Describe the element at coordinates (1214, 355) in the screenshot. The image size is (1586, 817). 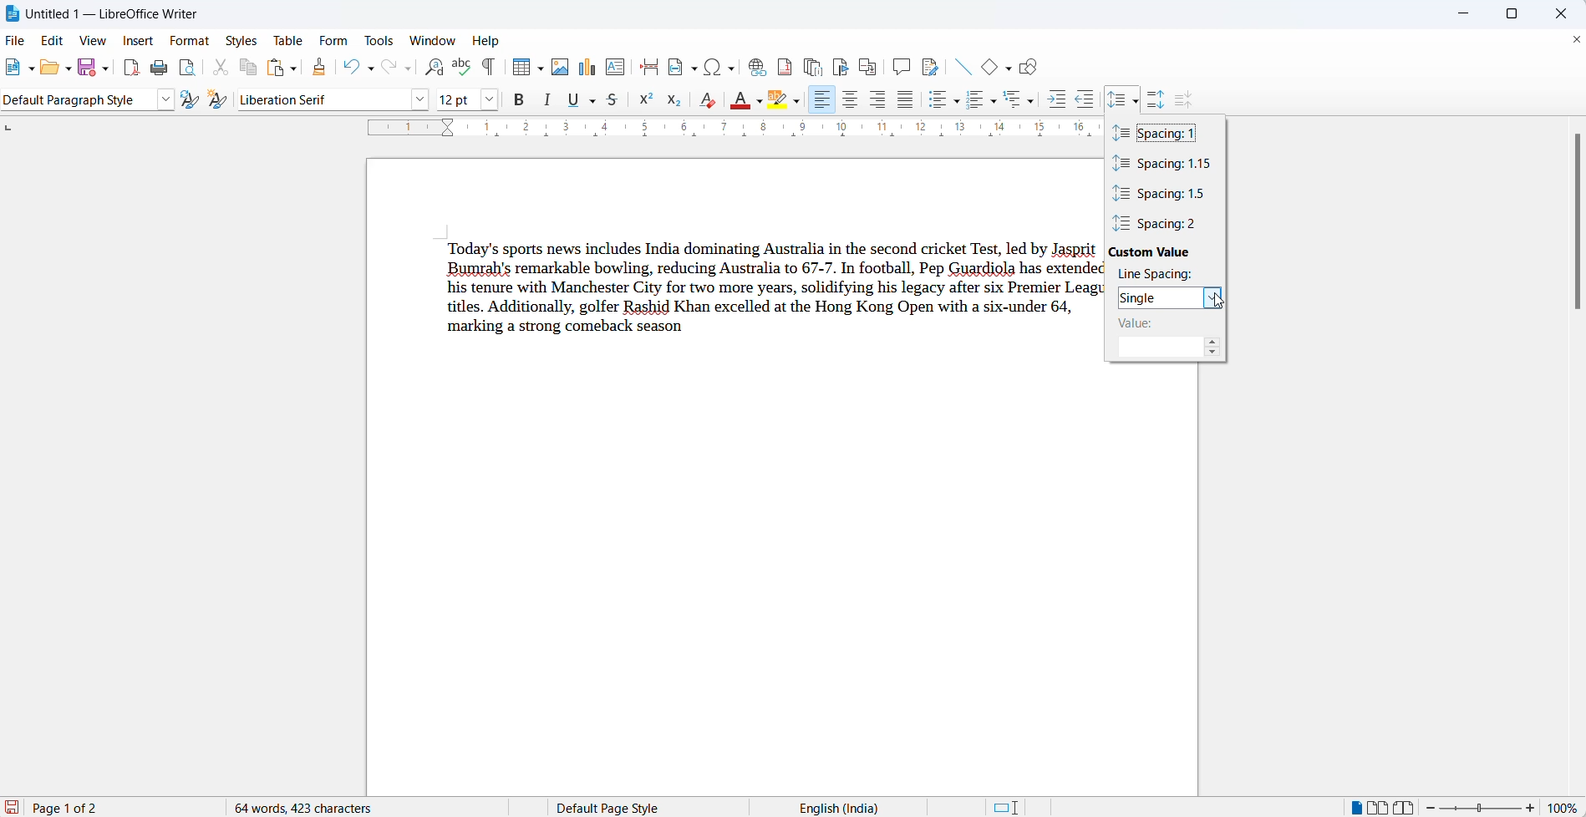
I see `down button` at that location.